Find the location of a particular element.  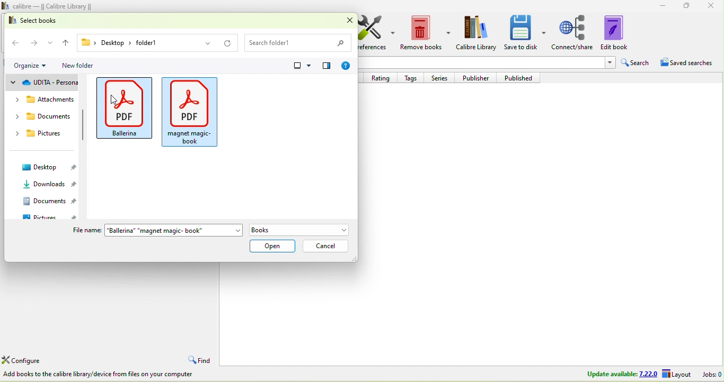

published is located at coordinates (522, 78).